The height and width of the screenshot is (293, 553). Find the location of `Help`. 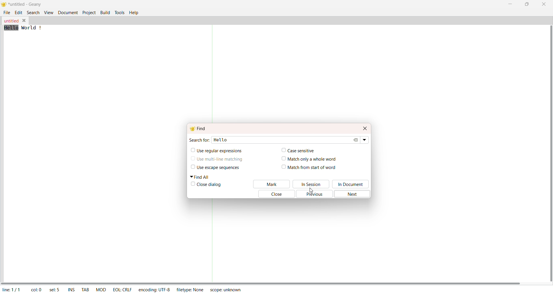

Help is located at coordinates (135, 12).